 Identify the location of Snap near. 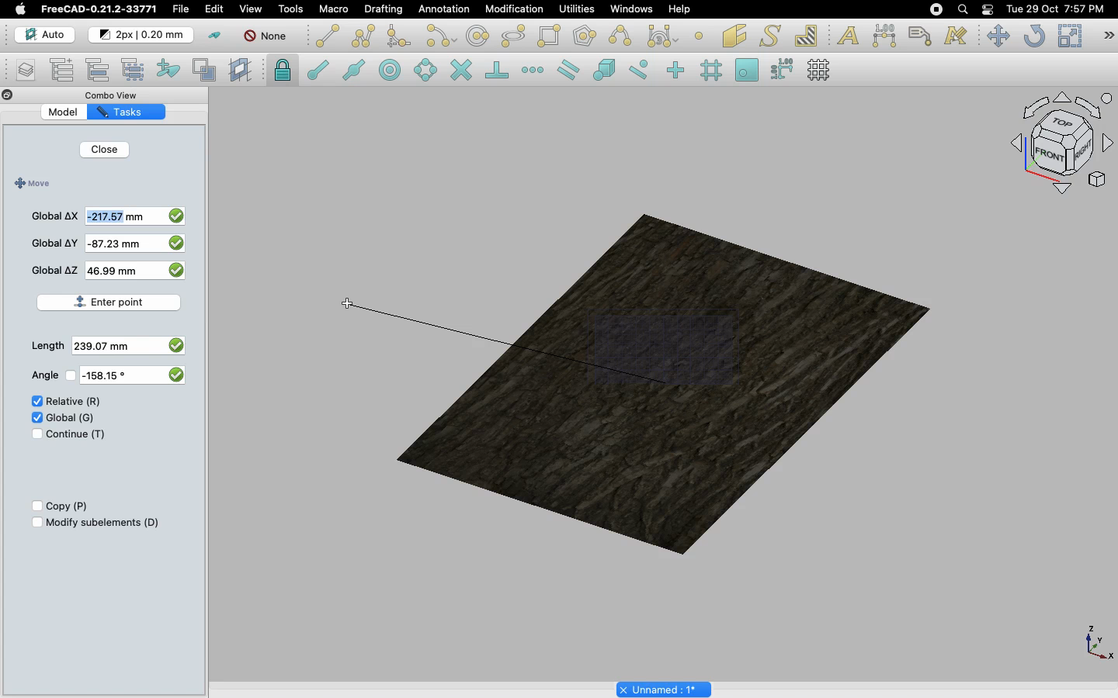
(643, 70).